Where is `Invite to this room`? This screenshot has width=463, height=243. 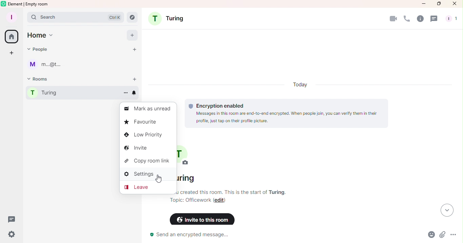 Invite to this room is located at coordinates (200, 219).